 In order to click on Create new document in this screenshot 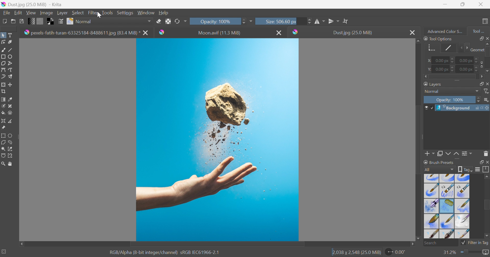, I will do `click(4, 21)`.